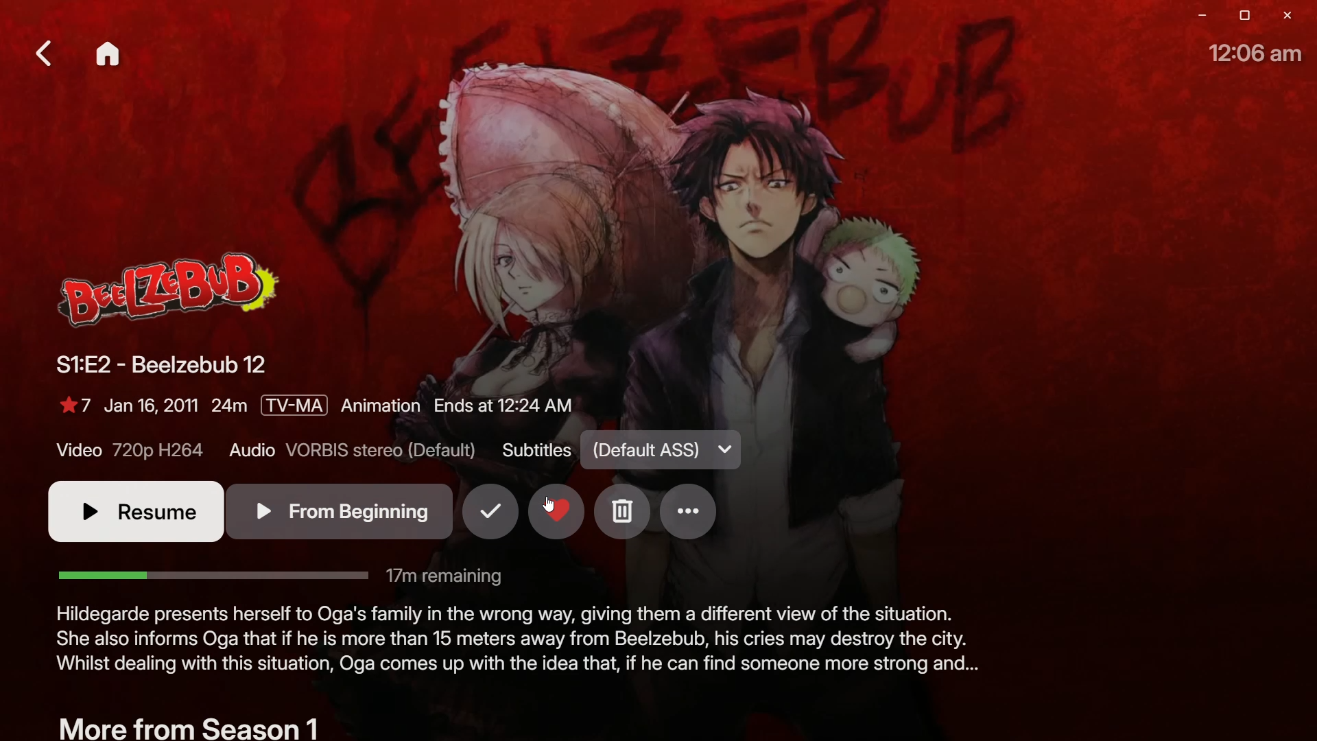  I want to click on Beelzebub 12, so click(158, 368).